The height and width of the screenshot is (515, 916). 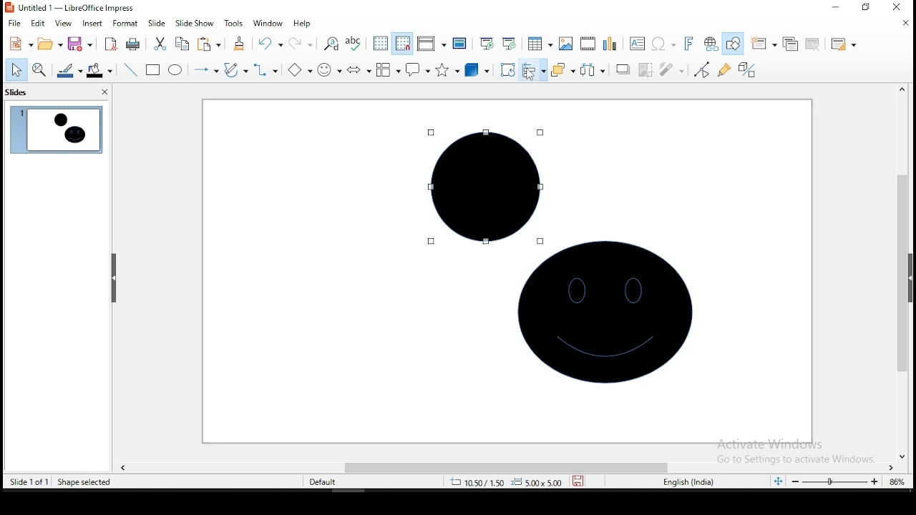 What do you see at coordinates (843, 45) in the screenshot?
I see ` slide layout` at bounding box center [843, 45].